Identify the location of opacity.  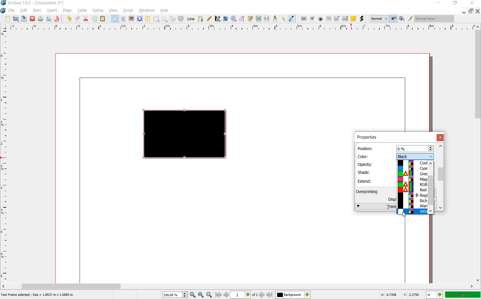
(366, 164).